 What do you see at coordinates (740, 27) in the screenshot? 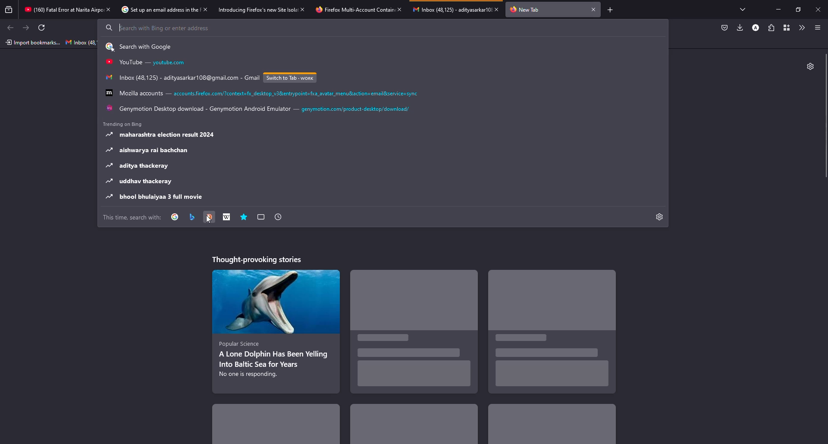
I see `downloads` at bounding box center [740, 27].